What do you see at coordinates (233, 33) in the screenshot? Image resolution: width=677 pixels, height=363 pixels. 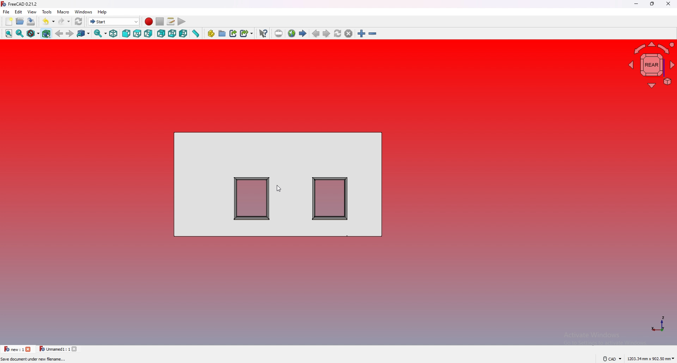 I see `create link` at bounding box center [233, 33].